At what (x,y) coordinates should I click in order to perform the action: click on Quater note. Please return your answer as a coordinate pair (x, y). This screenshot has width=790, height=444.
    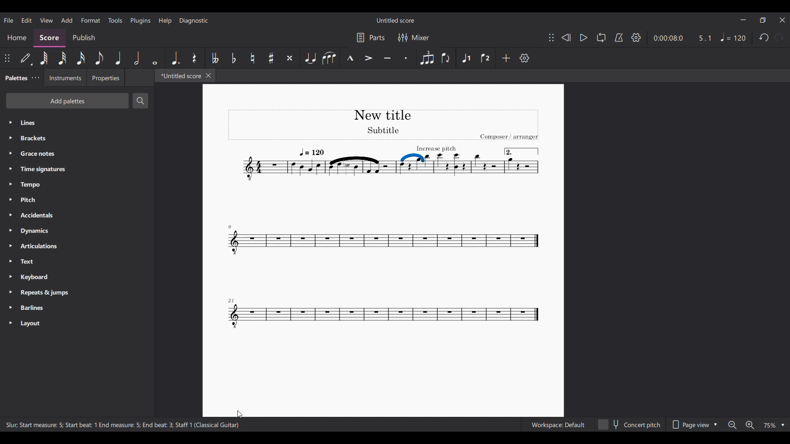
    Looking at the image, I should click on (118, 58).